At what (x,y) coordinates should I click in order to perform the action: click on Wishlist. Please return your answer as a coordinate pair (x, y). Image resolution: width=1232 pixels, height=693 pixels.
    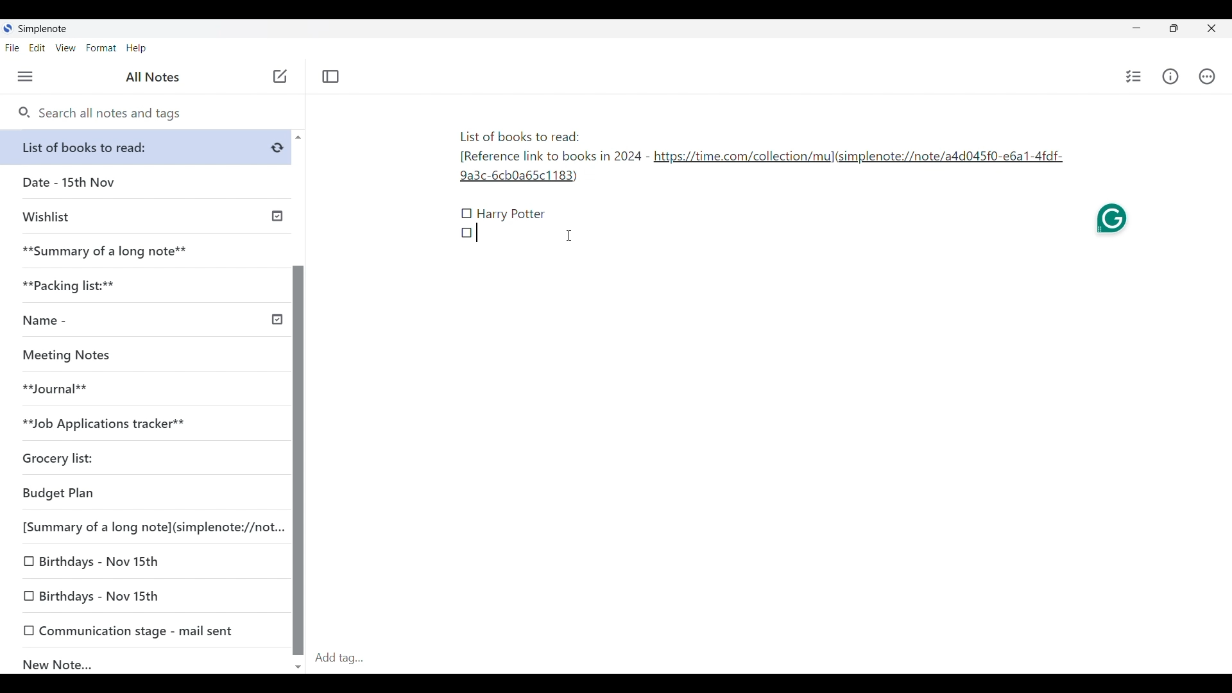
    Looking at the image, I should click on (149, 215).